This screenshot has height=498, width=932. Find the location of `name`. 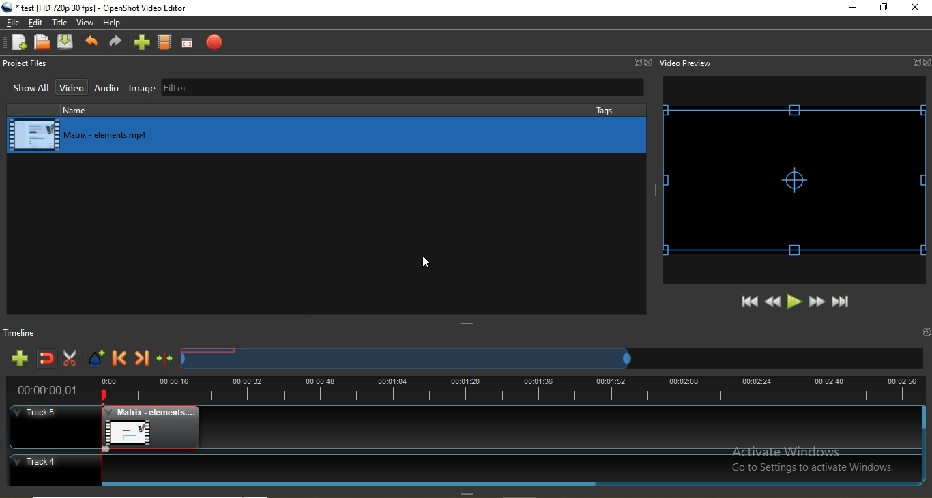

name is located at coordinates (109, 110).